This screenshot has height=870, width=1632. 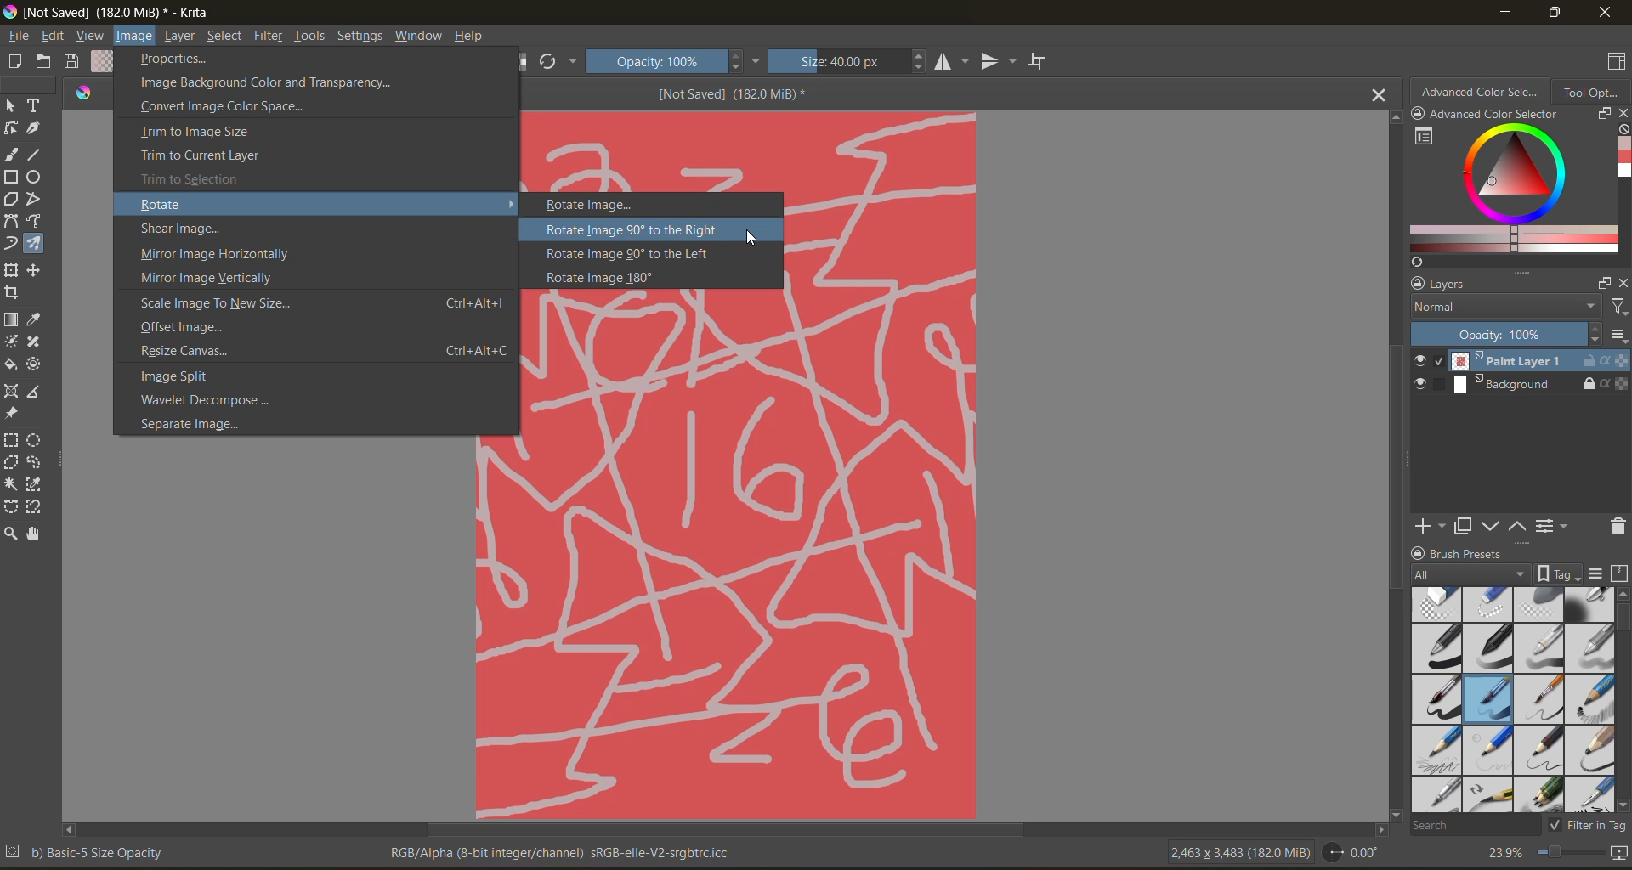 What do you see at coordinates (1045, 61) in the screenshot?
I see `wrap around mode` at bounding box center [1045, 61].